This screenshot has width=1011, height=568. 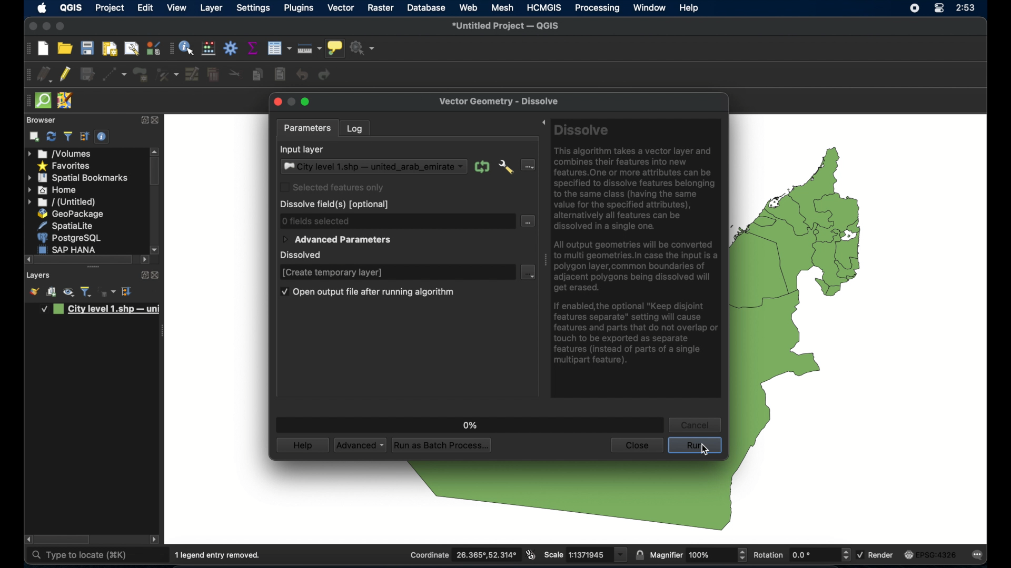 What do you see at coordinates (28, 259) in the screenshot?
I see `scroll right arrow` at bounding box center [28, 259].